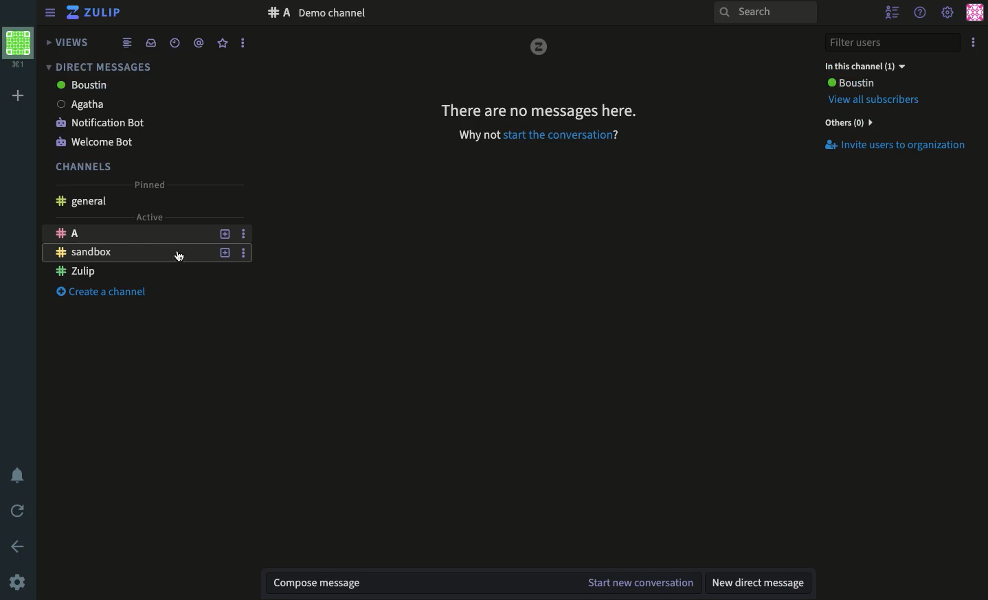 The height and width of the screenshot is (600, 988). I want to click on Favorite, so click(223, 43).